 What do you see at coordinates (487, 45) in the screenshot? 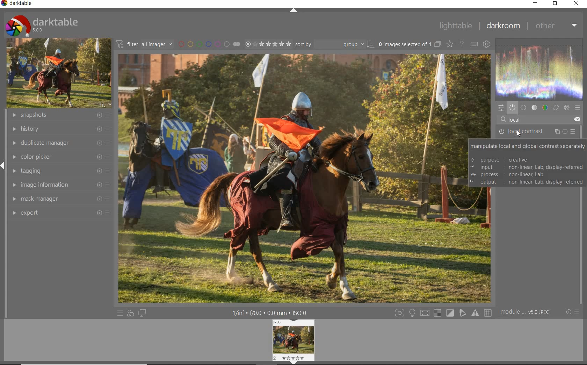
I see `show global preferences` at bounding box center [487, 45].